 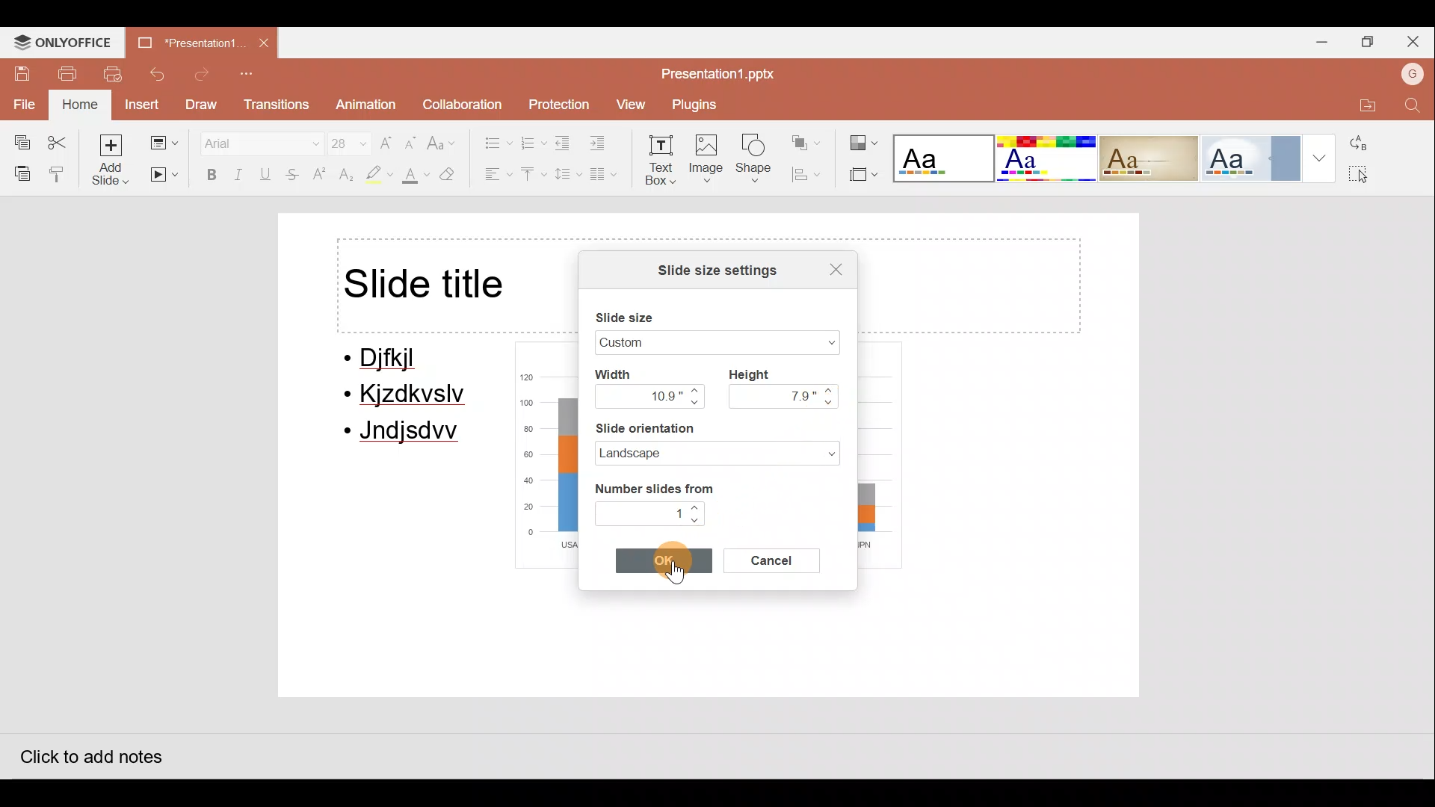 I want to click on Font size, so click(x=341, y=140).